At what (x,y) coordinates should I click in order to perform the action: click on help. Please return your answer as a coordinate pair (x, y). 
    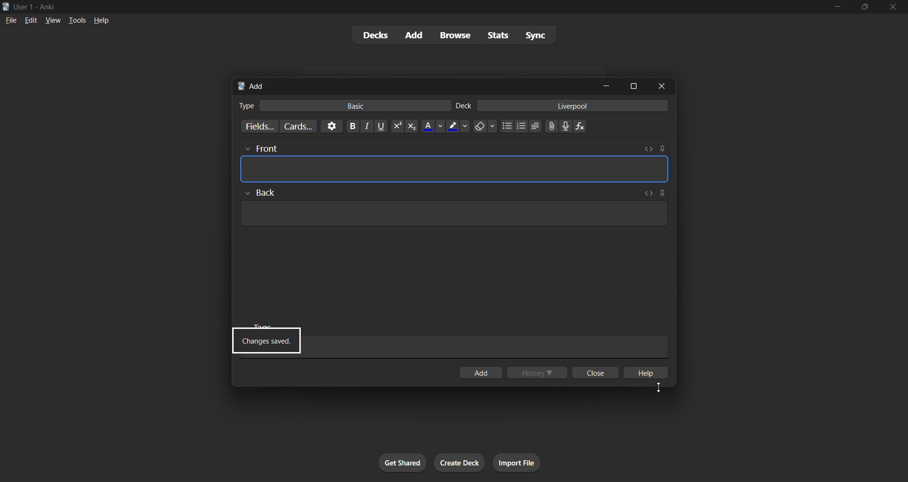
    Looking at the image, I should click on (647, 373).